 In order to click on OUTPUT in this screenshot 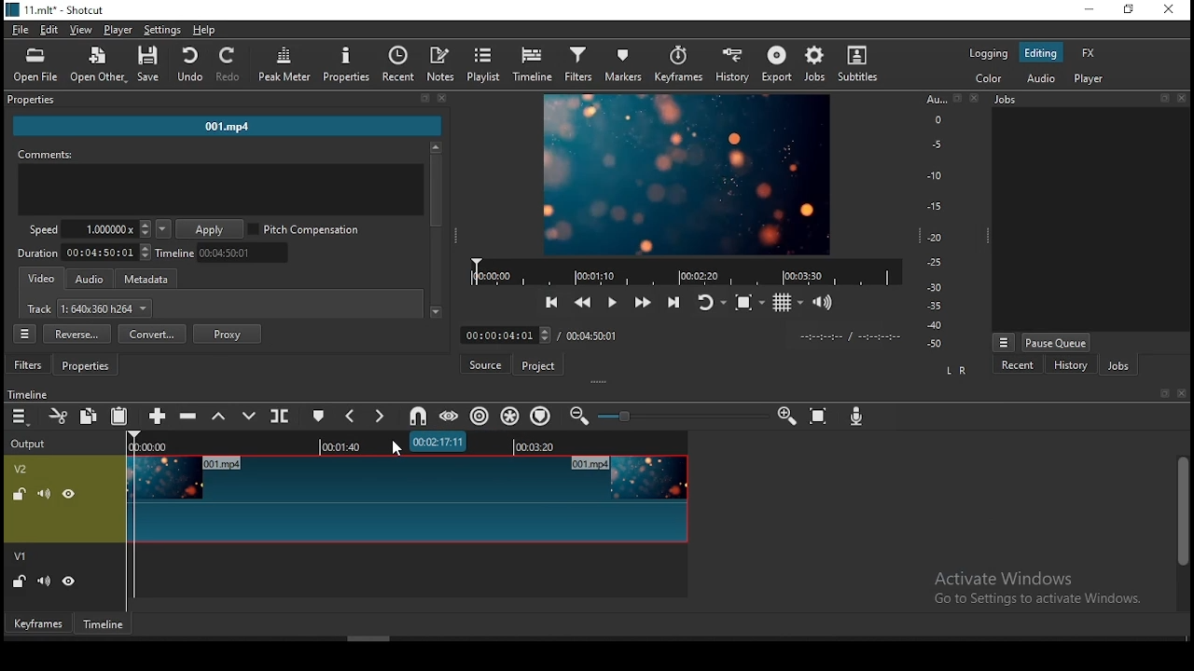, I will do `click(28, 443)`.